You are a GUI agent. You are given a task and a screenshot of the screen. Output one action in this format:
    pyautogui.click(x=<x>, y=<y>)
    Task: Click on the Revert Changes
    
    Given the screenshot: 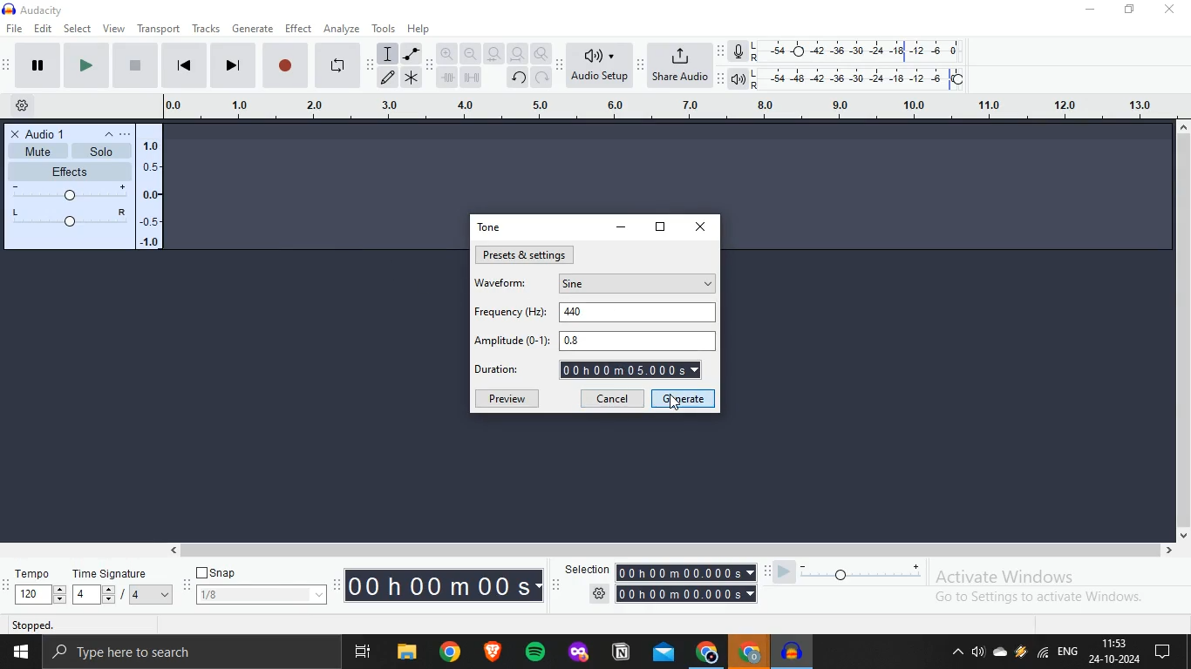 What is the action you would take?
    pyautogui.click(x=517, y=78)
    